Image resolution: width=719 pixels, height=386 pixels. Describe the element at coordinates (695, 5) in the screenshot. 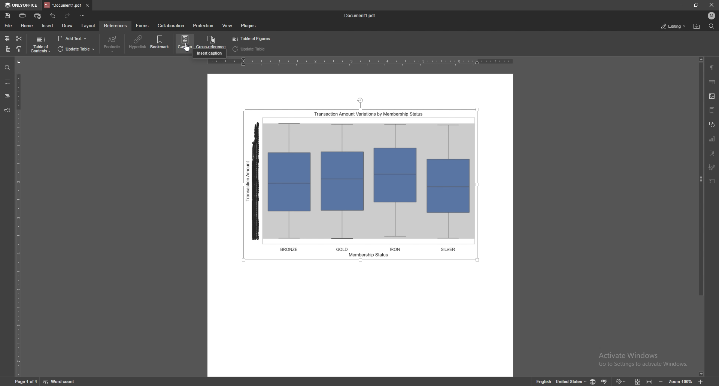

I see `resize` at that location.